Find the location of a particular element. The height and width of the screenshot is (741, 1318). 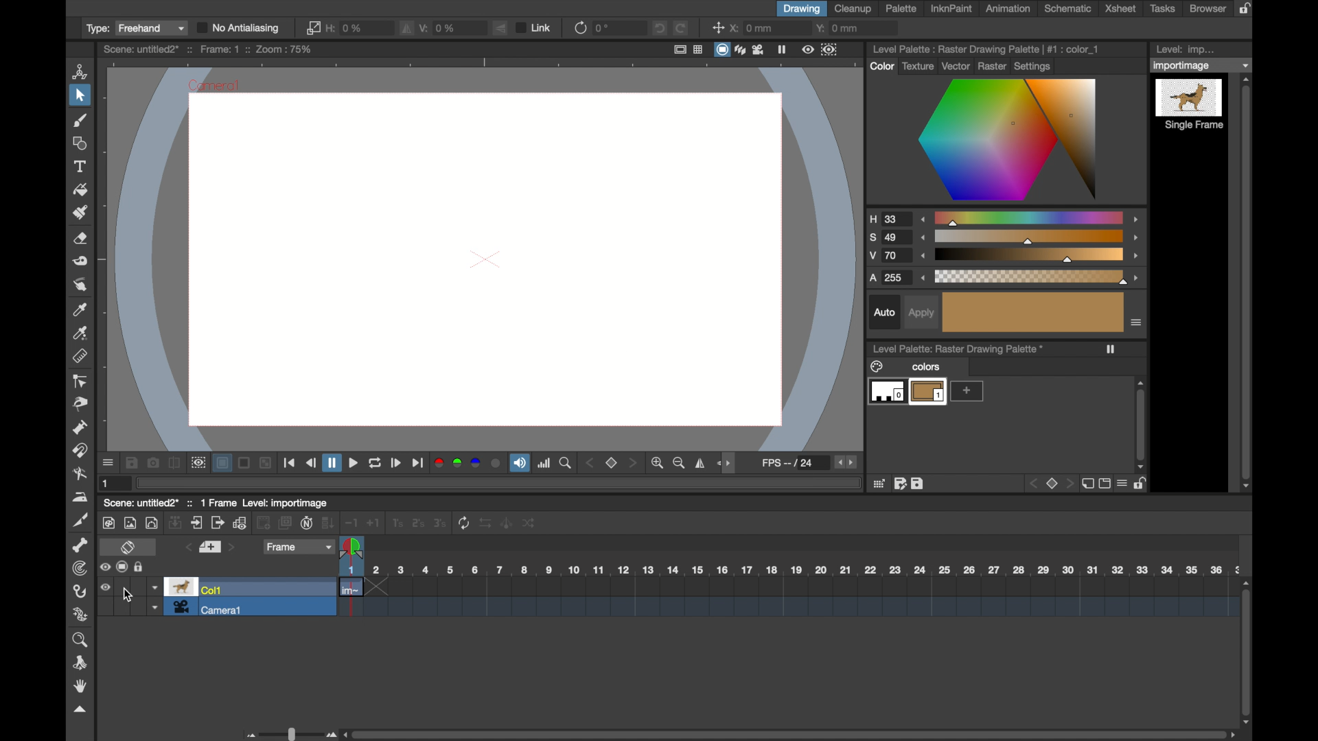

scroll box is located at coordinates (789, 733).